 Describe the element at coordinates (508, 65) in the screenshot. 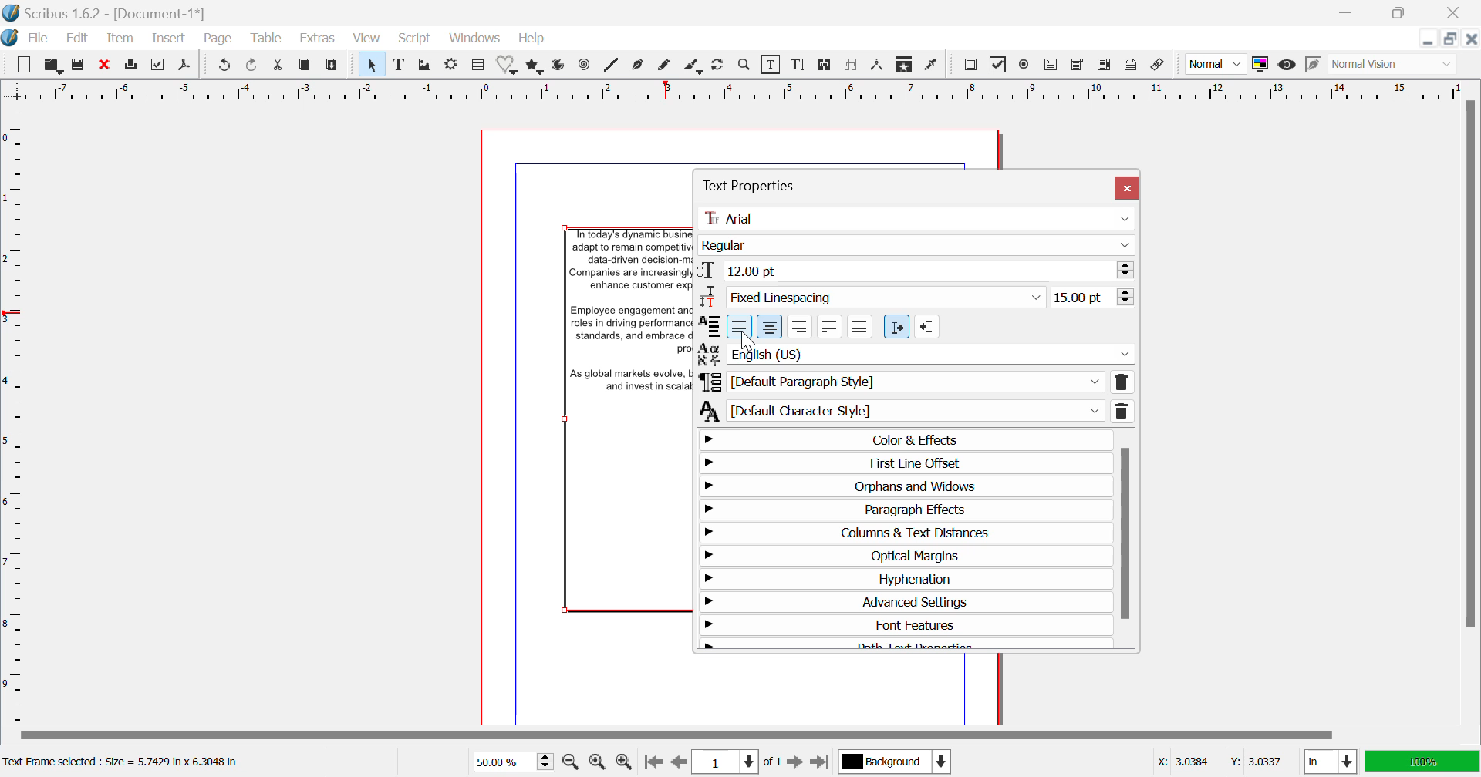

I see `Shapes` at that location.